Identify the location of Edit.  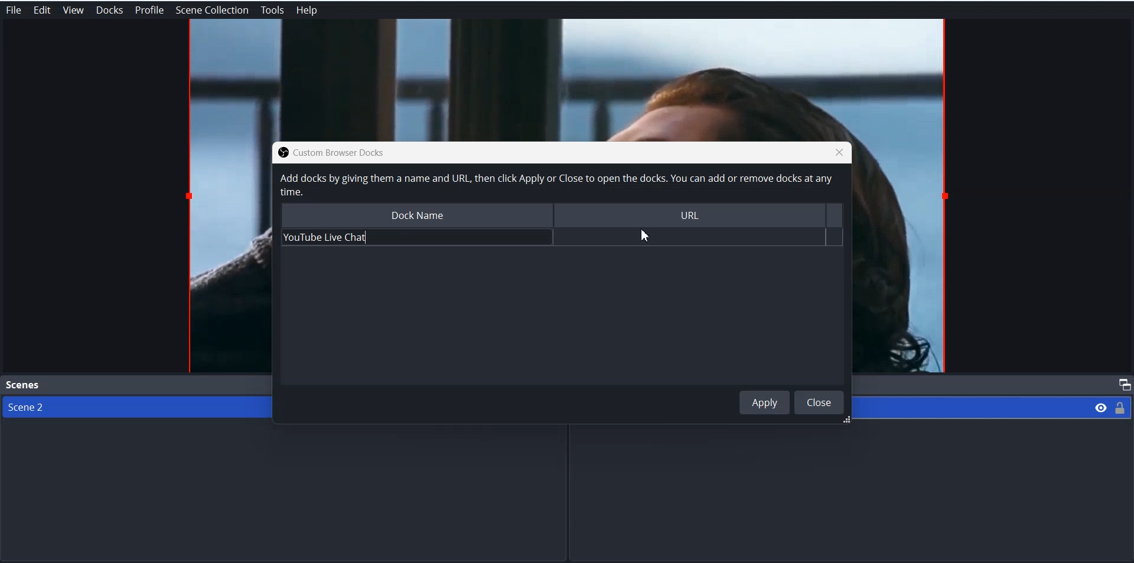
(41, 10).